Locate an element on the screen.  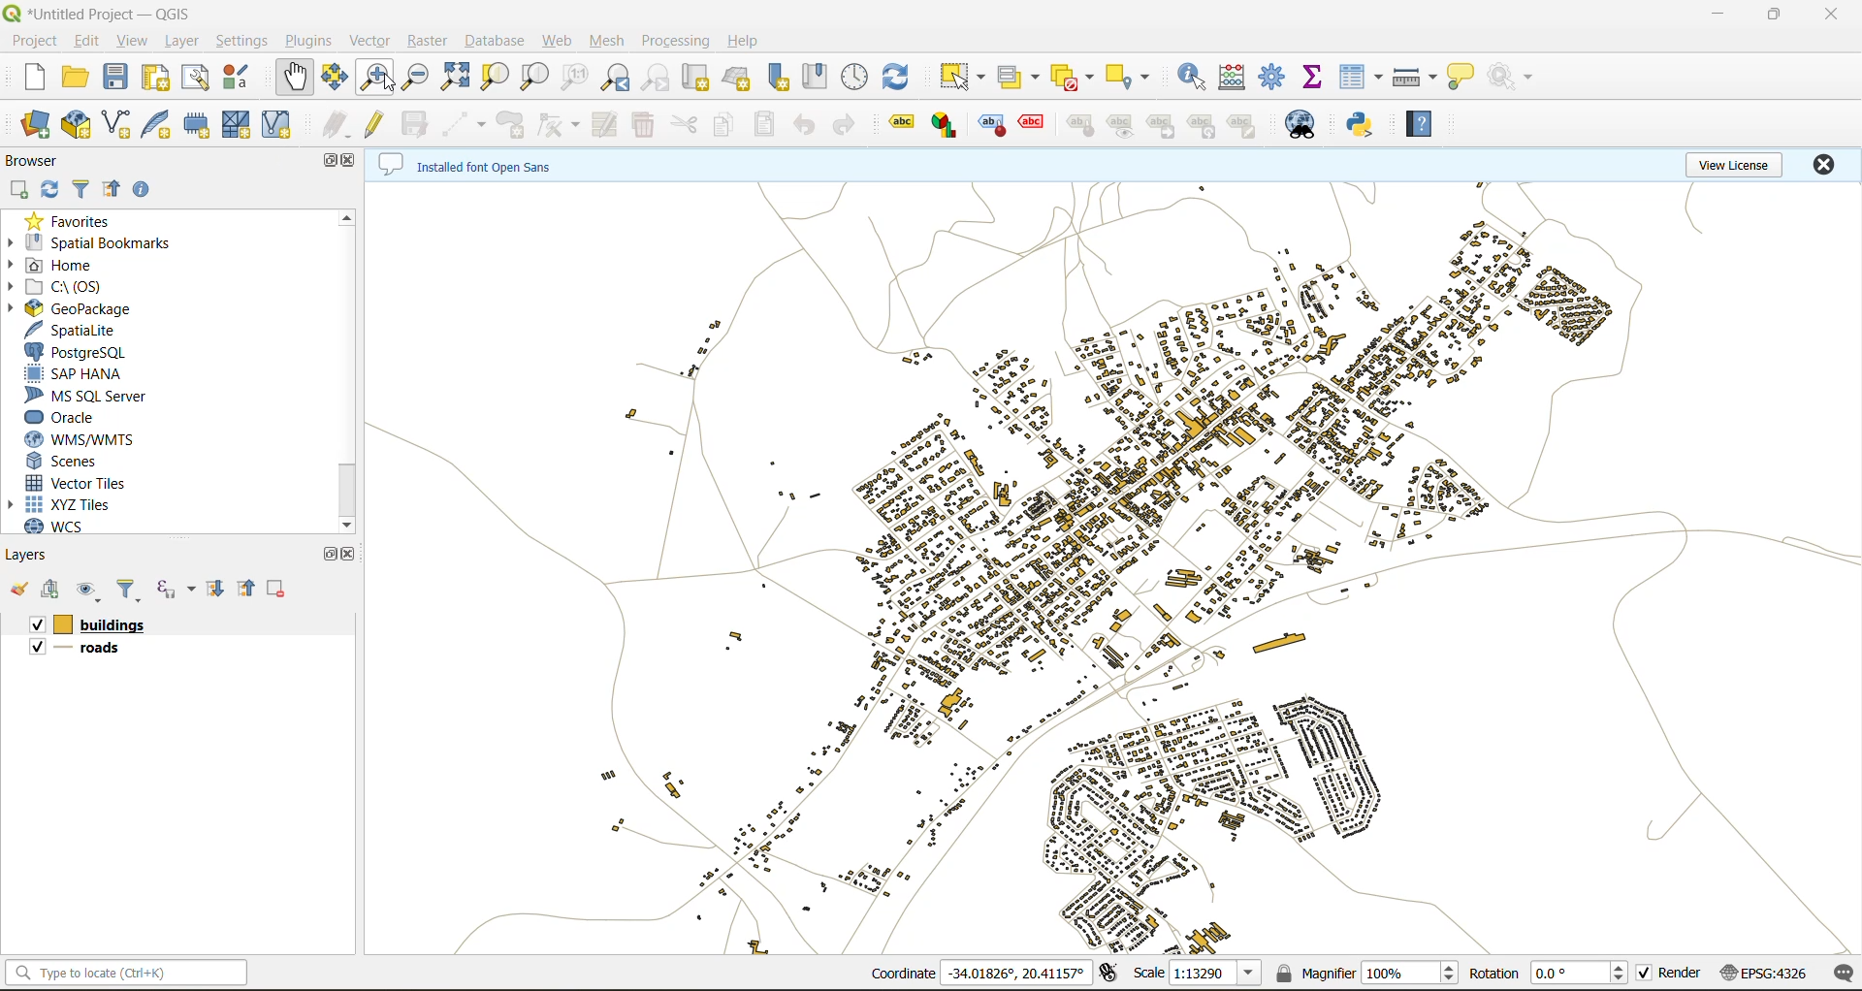
save is located at coordinates (116, 75).